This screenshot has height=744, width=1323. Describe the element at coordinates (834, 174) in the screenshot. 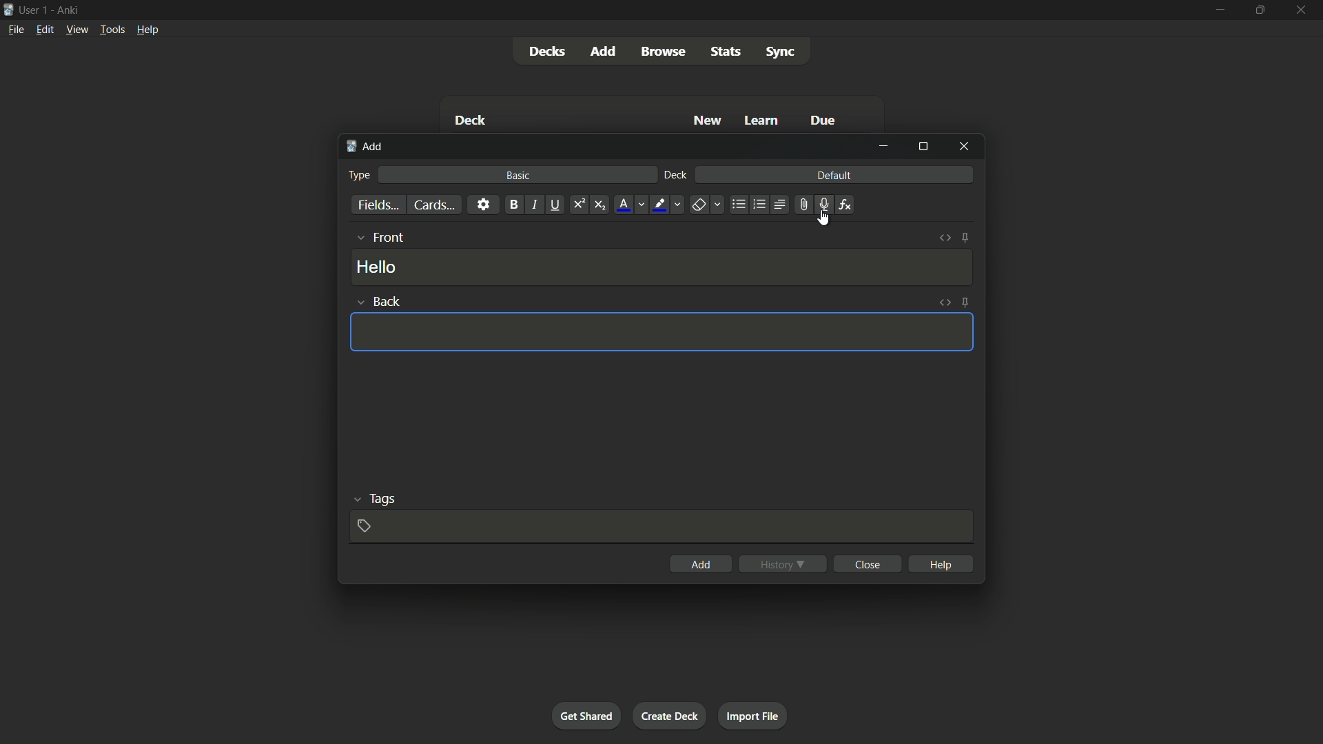

I see `default` at that location.